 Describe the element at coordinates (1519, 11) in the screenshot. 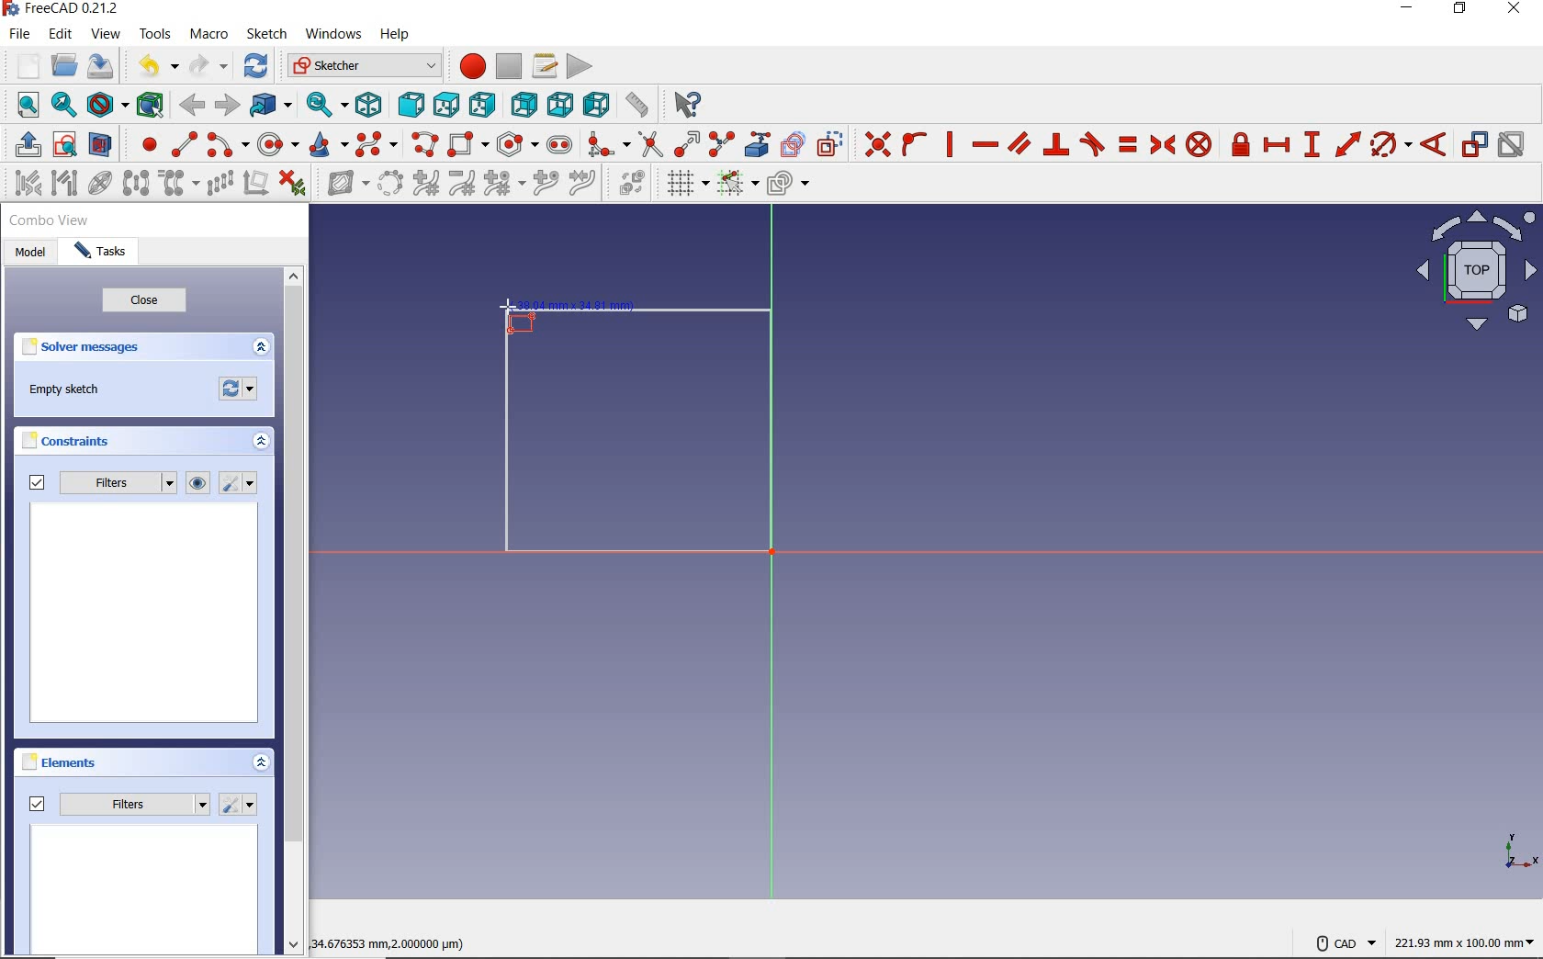

I see `close` at that location.